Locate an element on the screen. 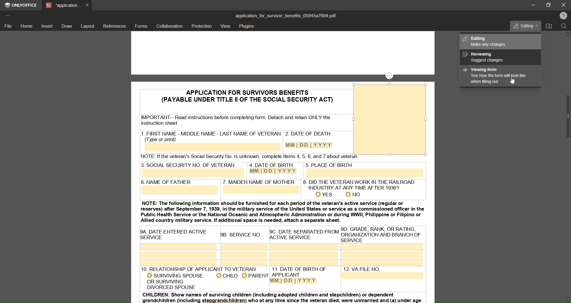 The image size is (571, 303). PDF of application for survivors benefits is located at coordinates (283, 232).